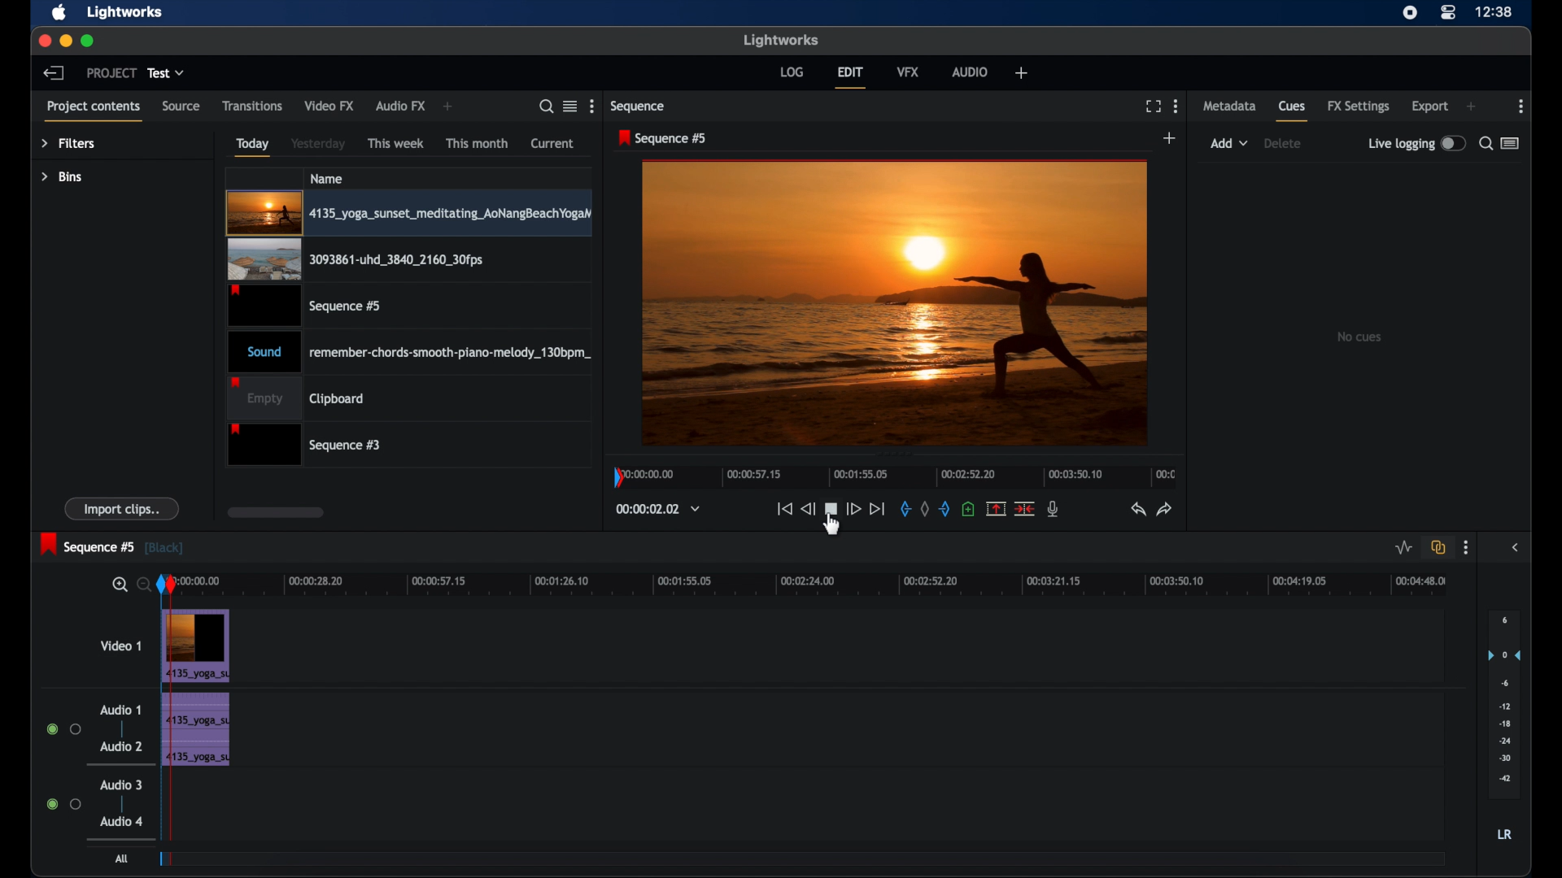 This screenshot has width=1562, height=878. Describe the element at coordinates (968, 71) in the screenshot. I see `audio` at that location.